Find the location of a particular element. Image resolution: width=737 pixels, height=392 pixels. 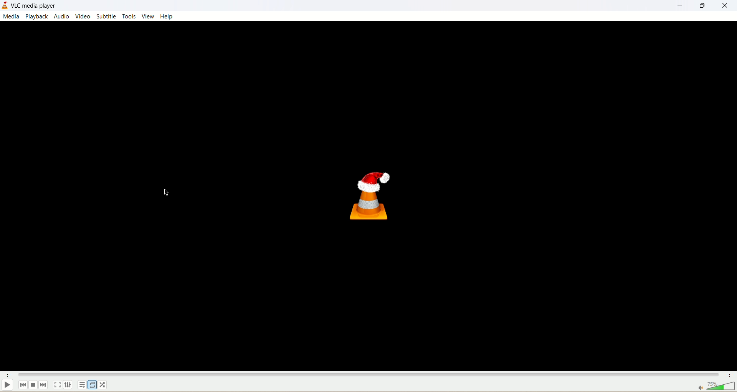

media is located at coordinates (12, 16).